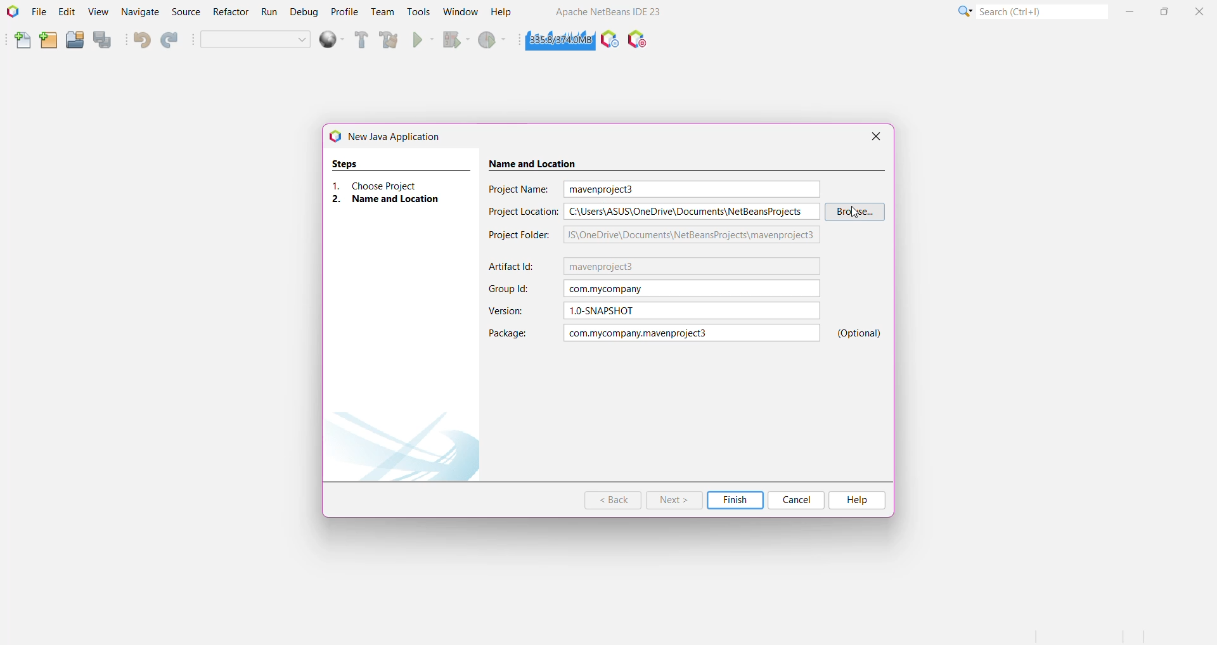 This screenshot has height=645, width=1217. What do you see at coordinates (229, 12) in the screenshot?
I see `Refractor` at bounding box center [229, 12].